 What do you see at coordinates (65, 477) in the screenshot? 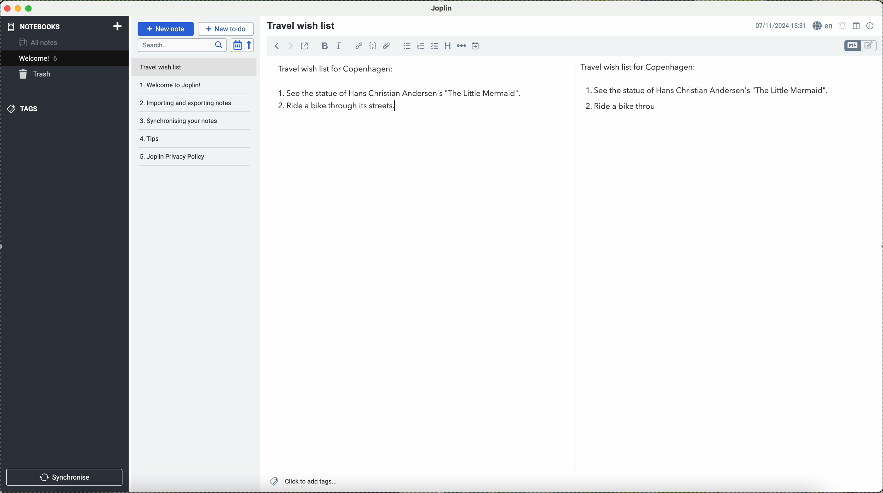
I see `synchronise button` at bounding box center [65, 477].